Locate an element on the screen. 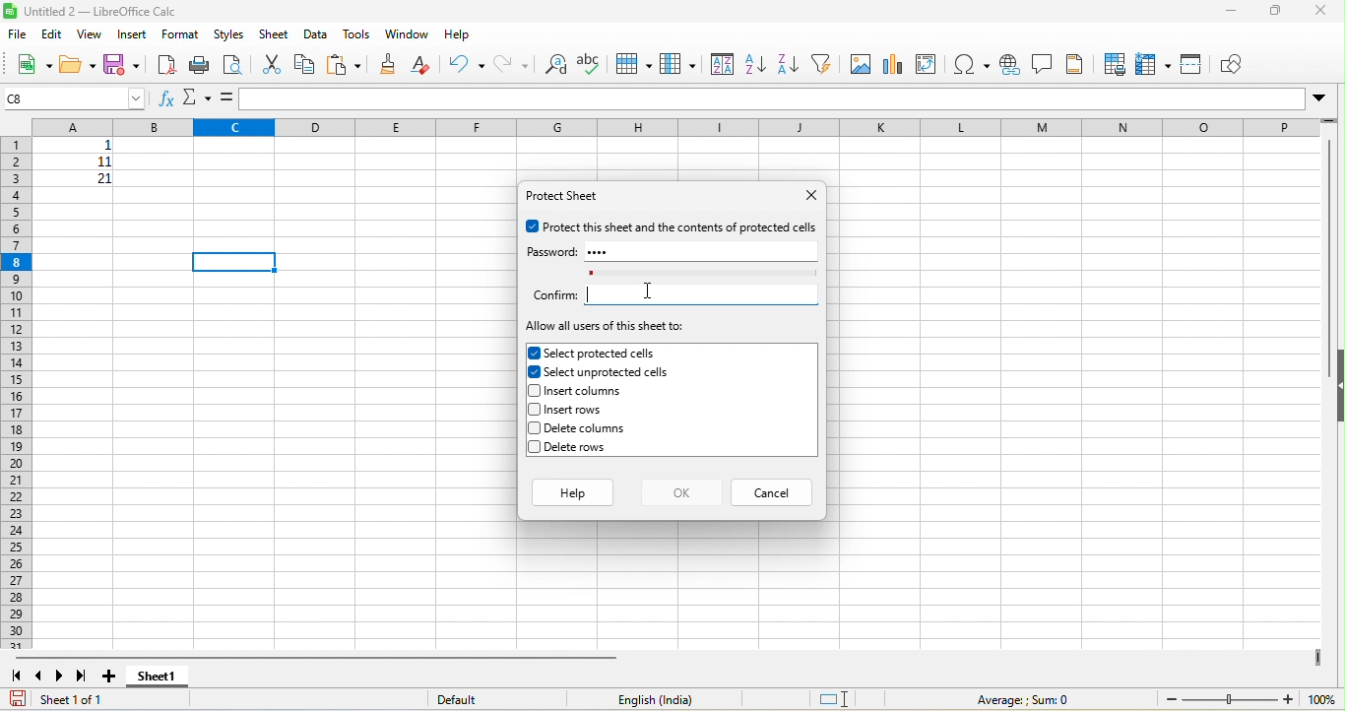 This screenshot has width=1345, height=711. show draw function is located at coordinates (1237, 66).